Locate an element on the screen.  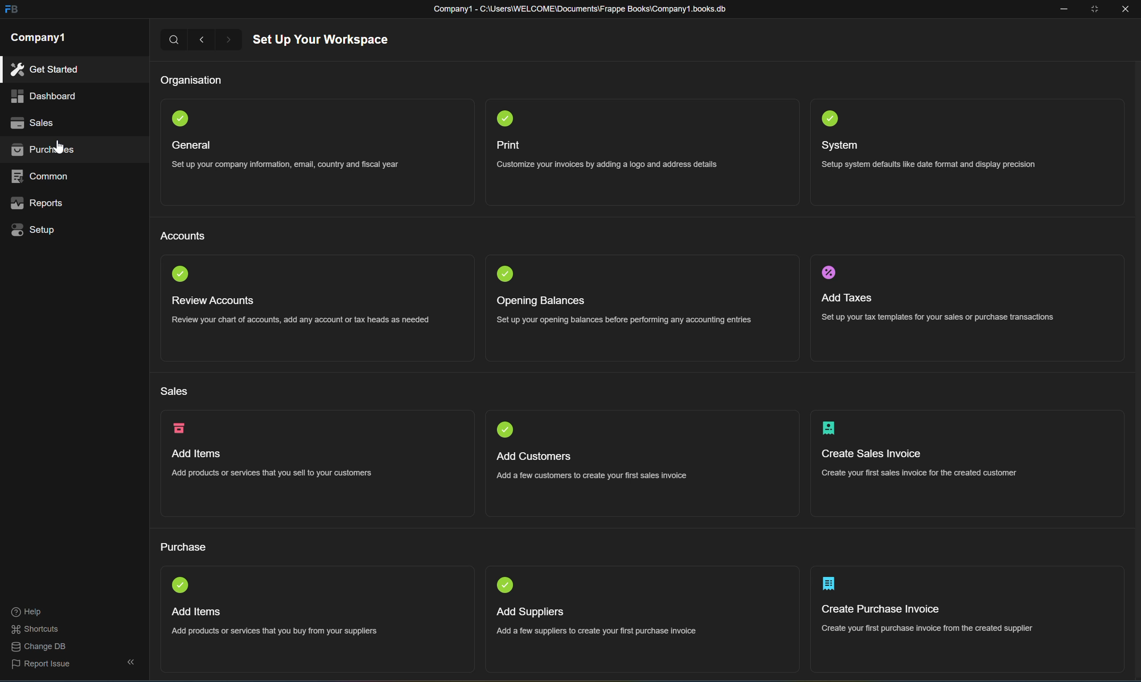
add products or services that you buy from you suppliers is located at coordinates (275, 631).